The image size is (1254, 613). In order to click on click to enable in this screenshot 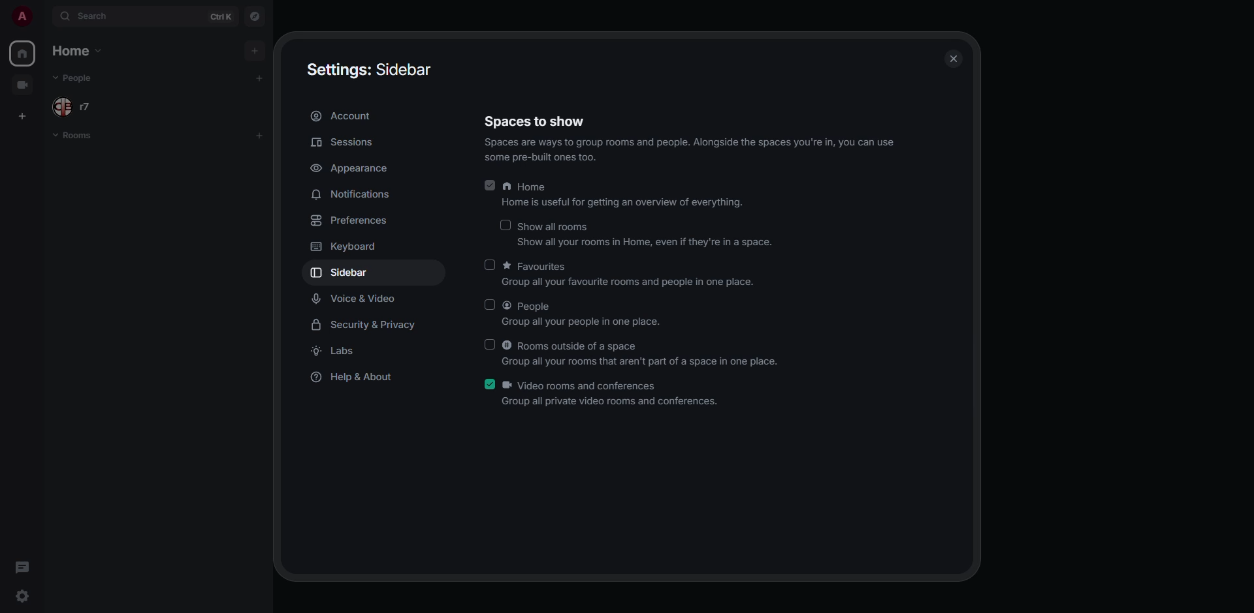, I will do `click(487, 305)`.